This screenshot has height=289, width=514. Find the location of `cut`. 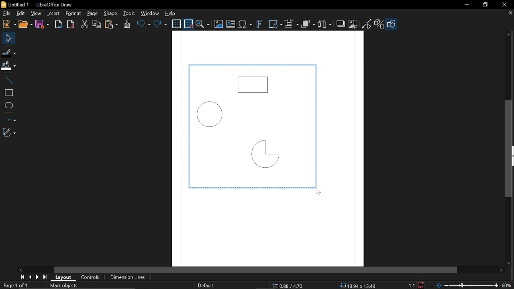

cut is located at coordinates (84, 24).